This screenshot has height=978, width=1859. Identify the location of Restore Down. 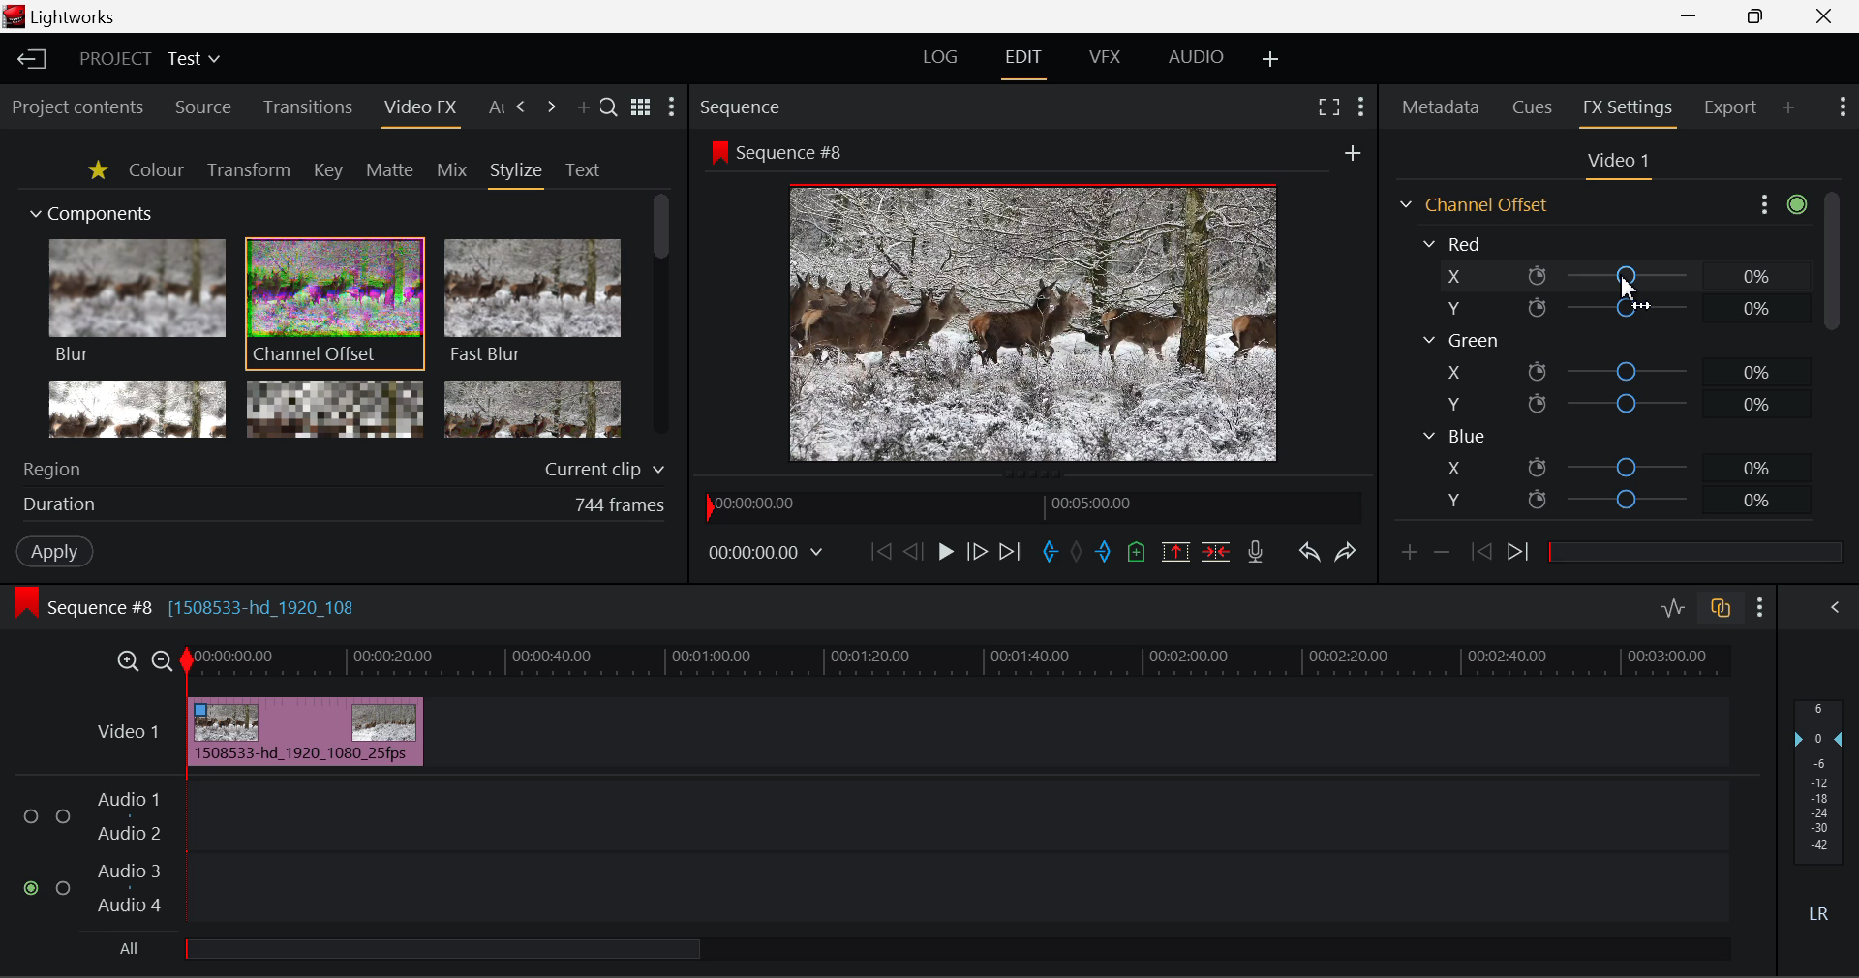
(1695, 17).